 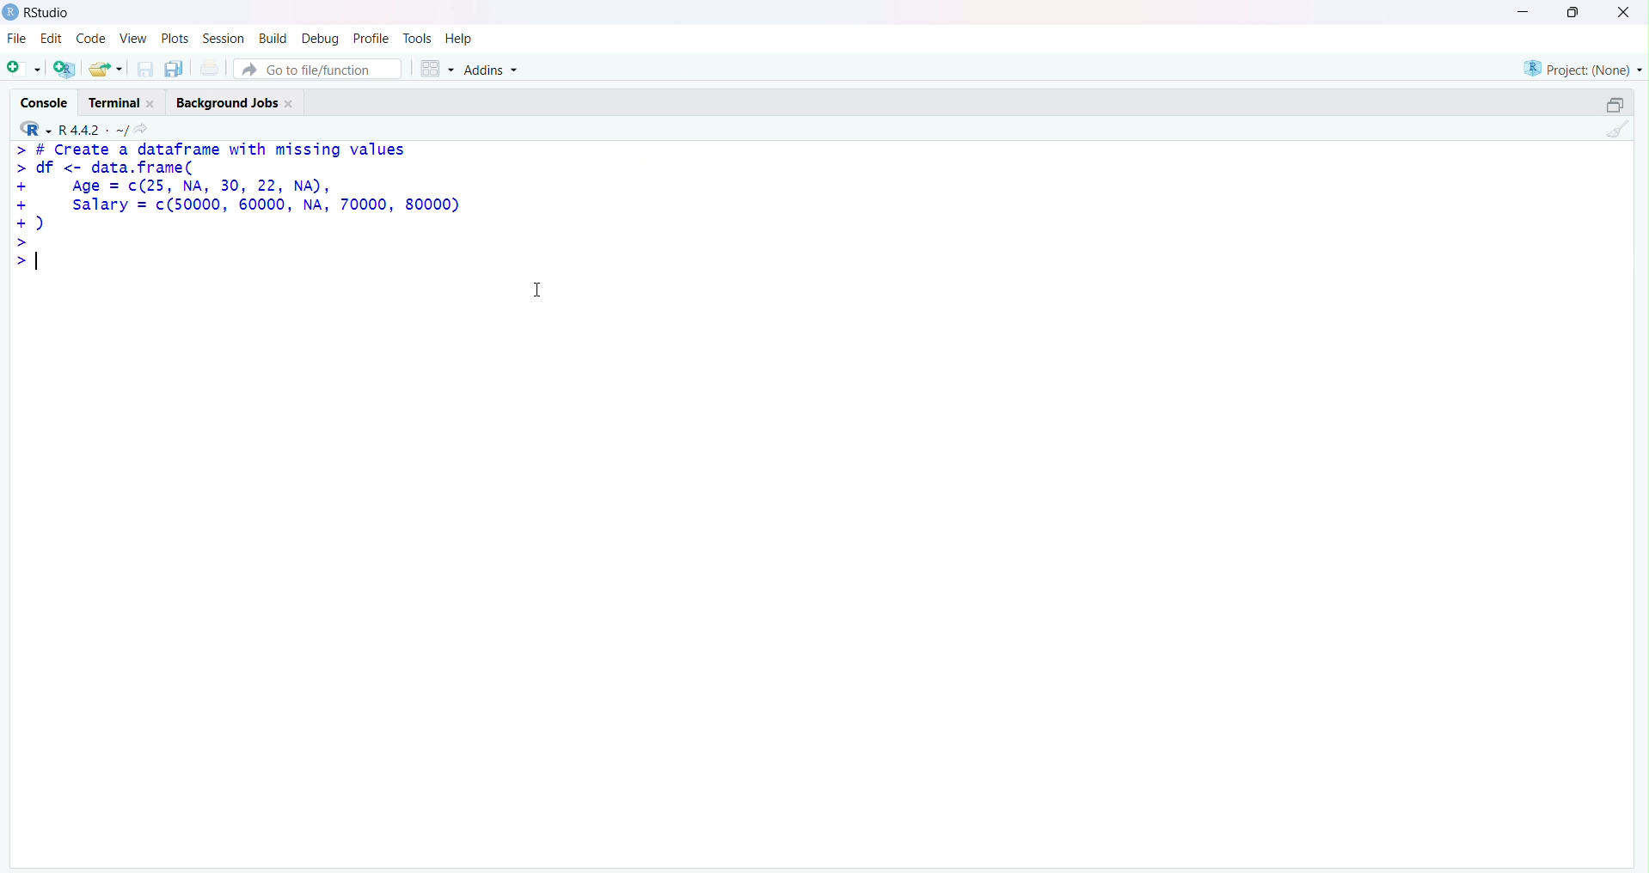 What do you see at coordinates (46, 101) in the screenshot?
I see `Console` at bounding box center [46, 101].